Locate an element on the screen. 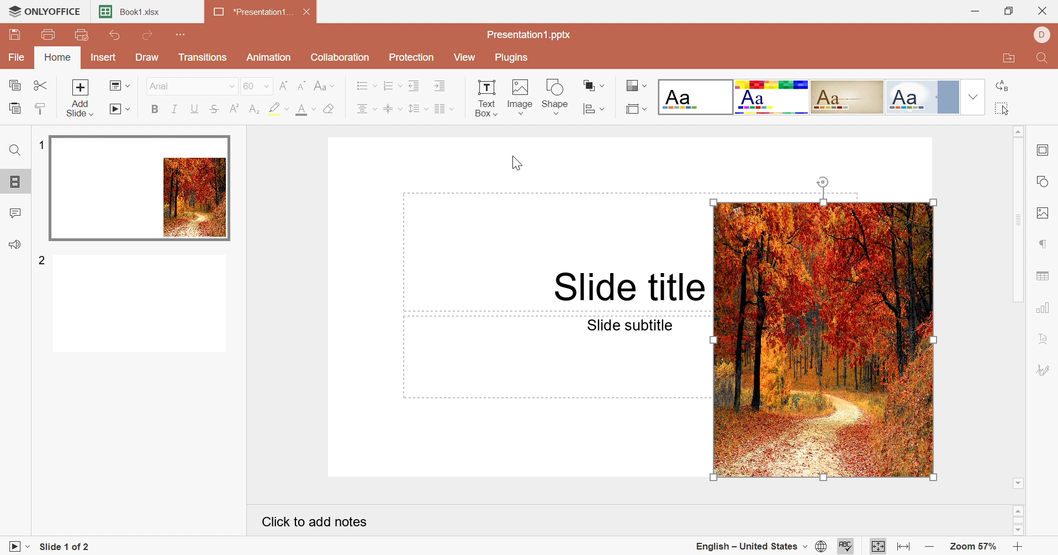 This screenshot has width=1058, height=555. Presentation1.pptx is located at coordinates (528, 35).